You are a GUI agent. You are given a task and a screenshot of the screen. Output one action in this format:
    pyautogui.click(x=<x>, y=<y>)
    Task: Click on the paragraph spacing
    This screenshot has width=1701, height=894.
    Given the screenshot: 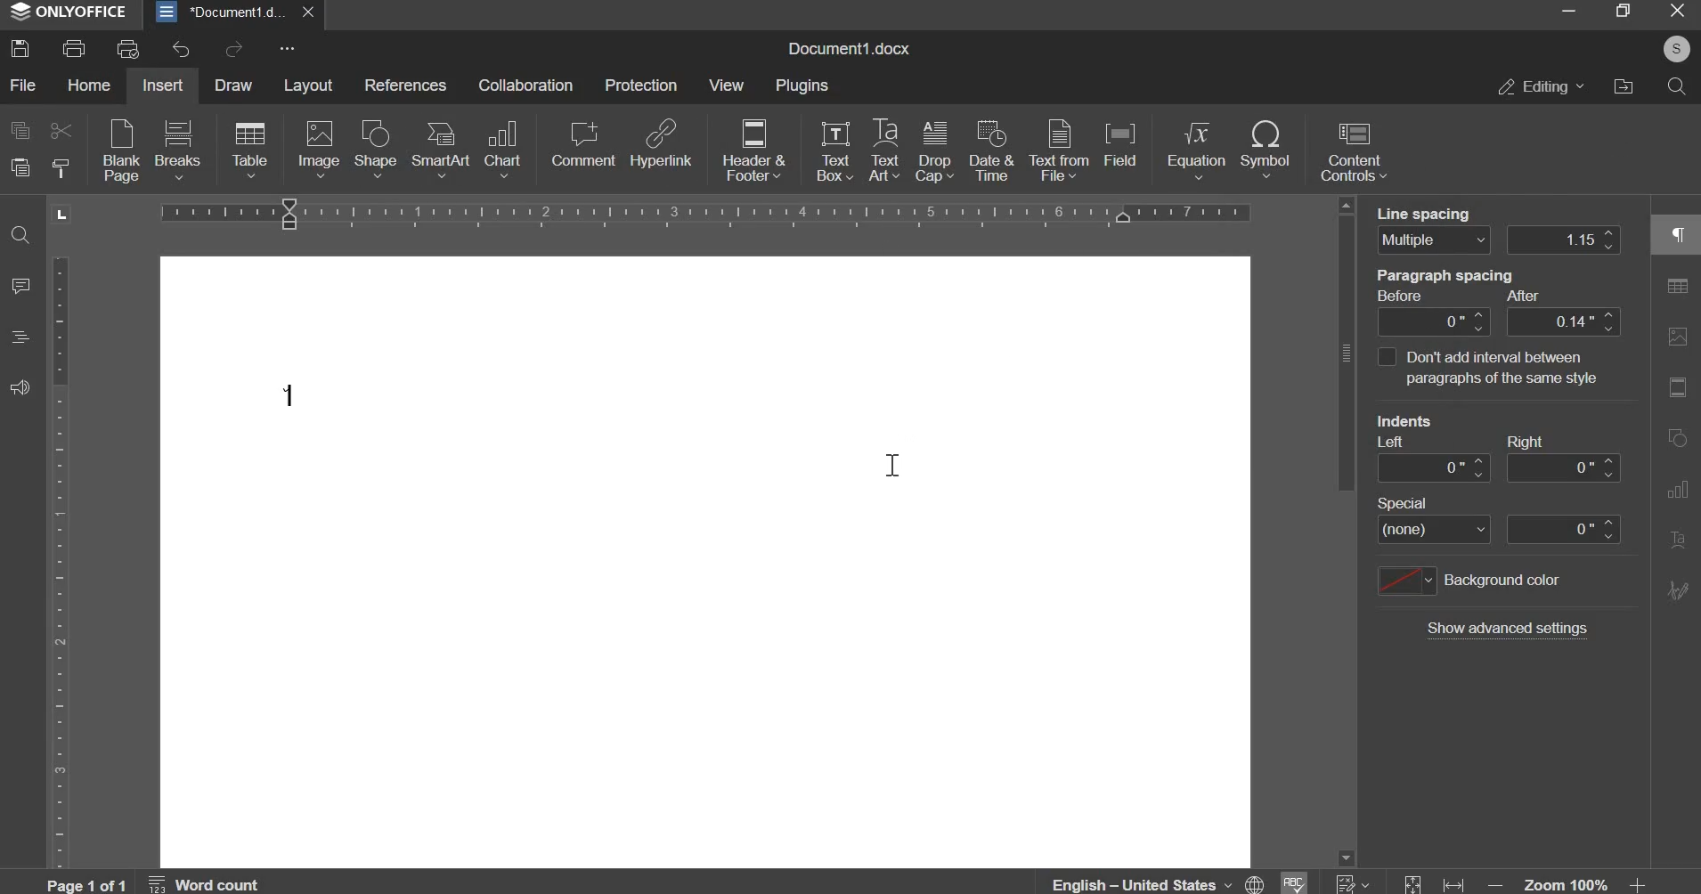 What is the action you would take?
    pyautogui.click(x=1449, y=274)
    